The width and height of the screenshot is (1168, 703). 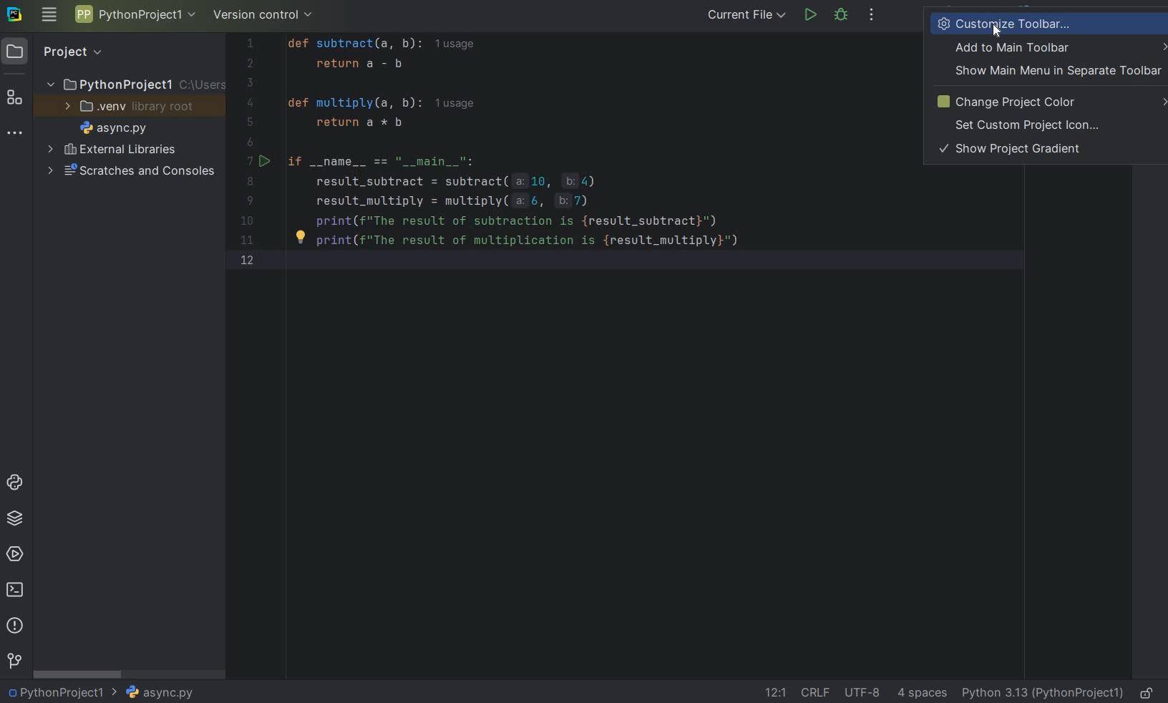 I want to click on SYSTEM LOGO, so click(x=16, y=15).